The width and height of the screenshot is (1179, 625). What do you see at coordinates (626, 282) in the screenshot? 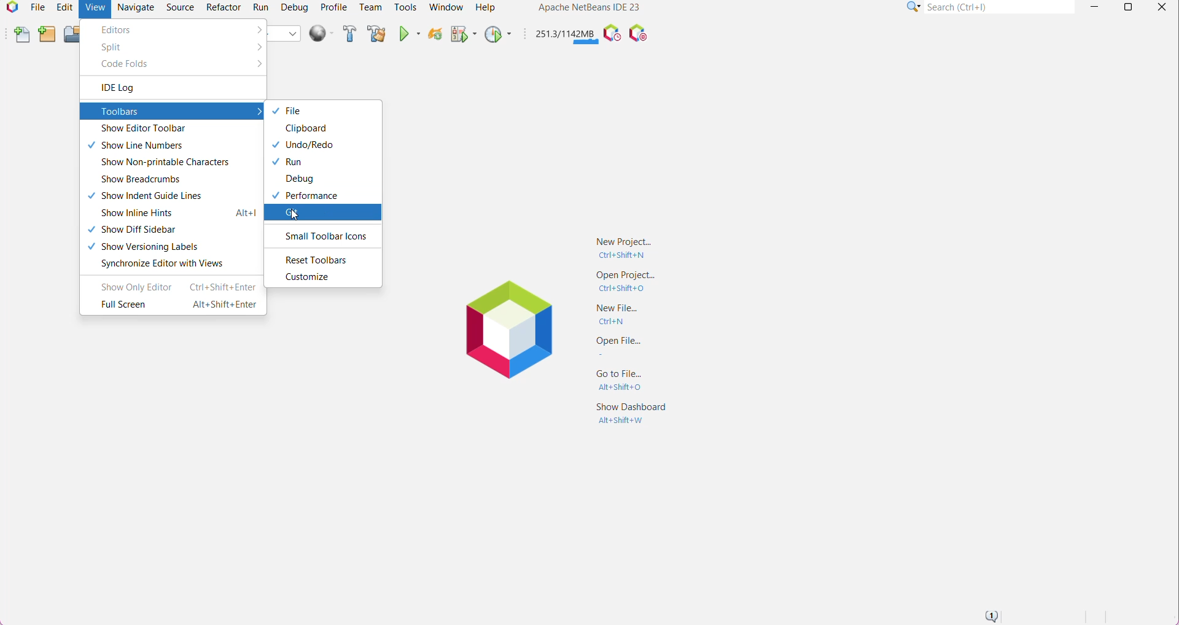
I see `Open Project` at bounding box center [626, 282].